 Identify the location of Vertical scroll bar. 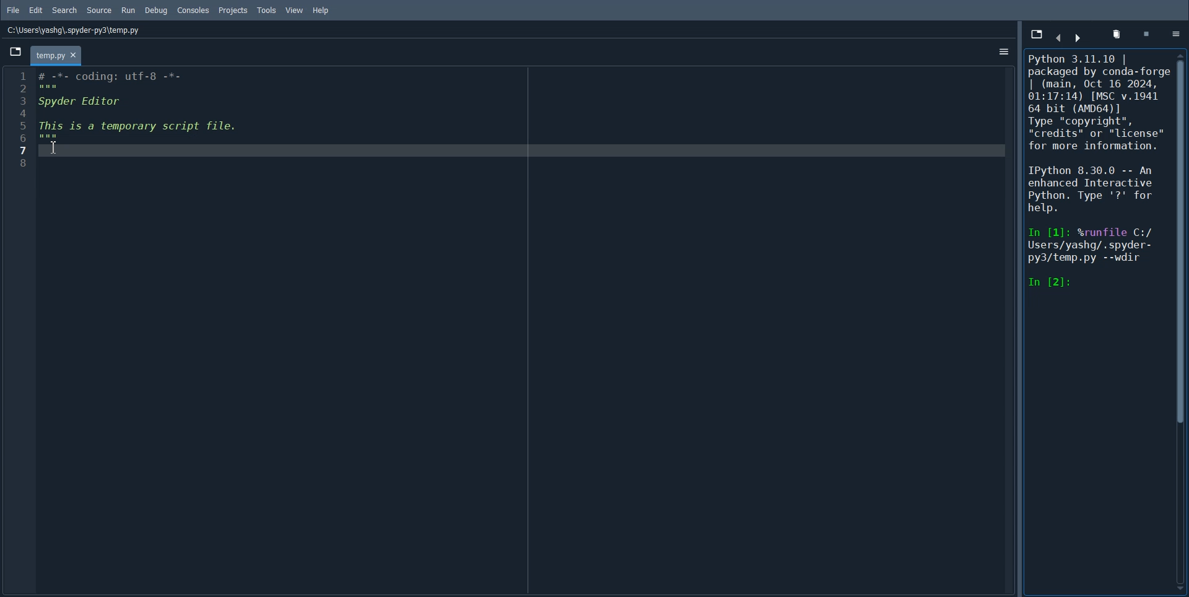
(1180, 323).